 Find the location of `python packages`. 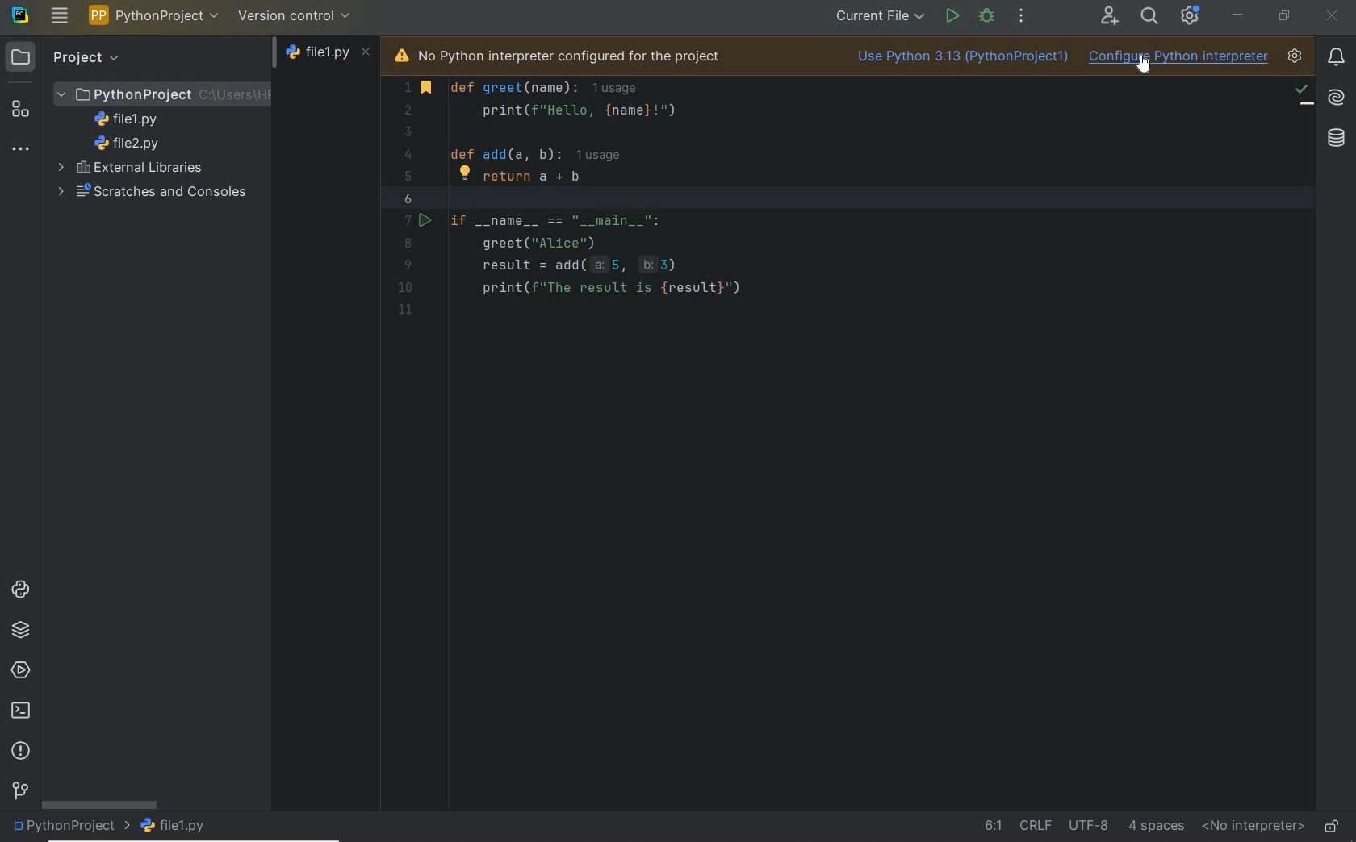

python packages is located at coordinates (22, 630).